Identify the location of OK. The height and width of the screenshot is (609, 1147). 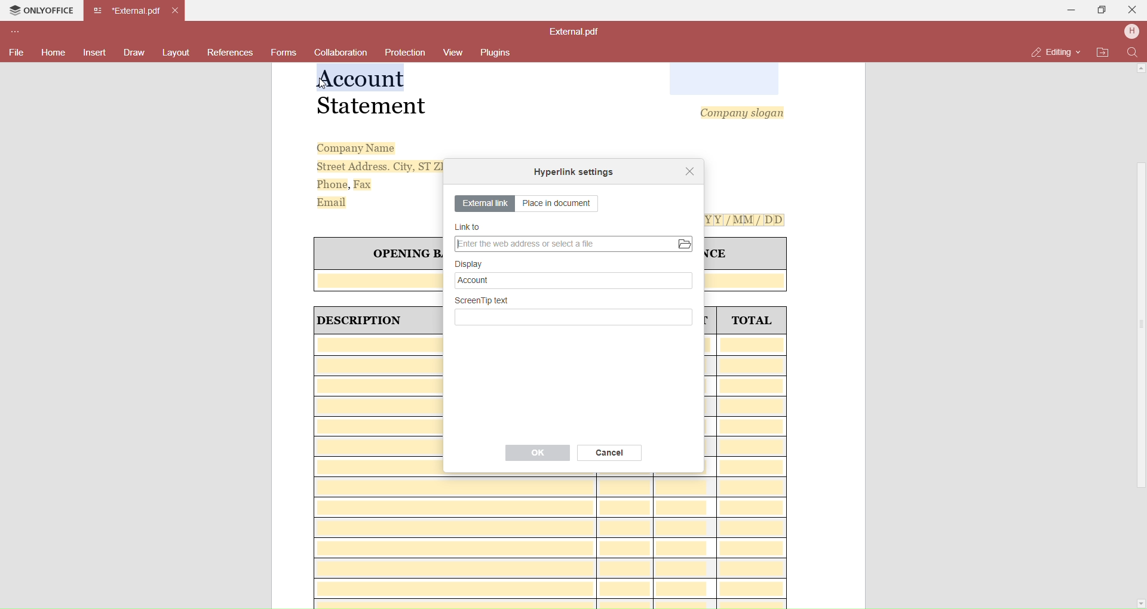
(536, 452).